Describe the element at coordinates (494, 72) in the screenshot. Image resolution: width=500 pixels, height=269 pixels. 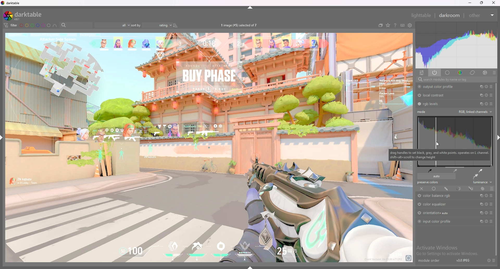
I see `presets` at that location.